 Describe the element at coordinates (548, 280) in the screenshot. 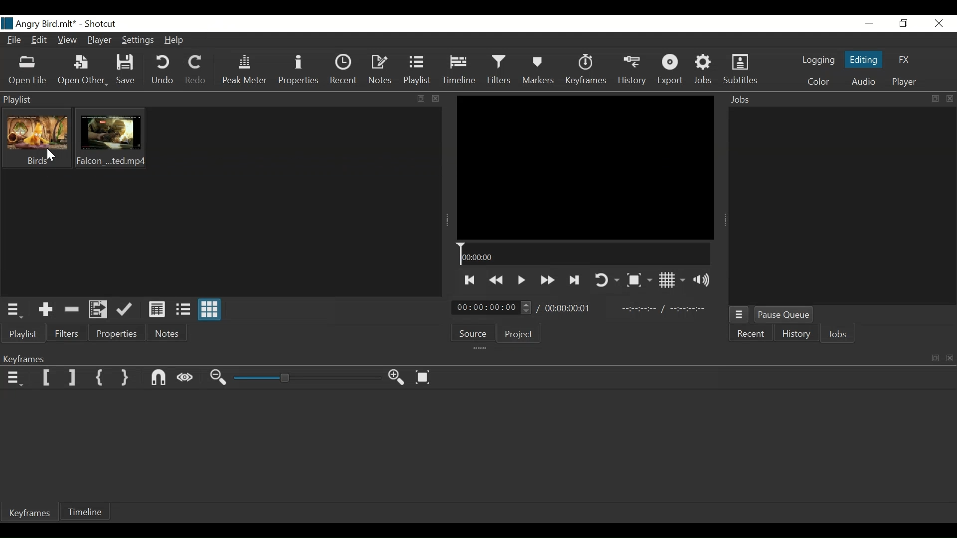

I see `Play forwar quickly` at that location.